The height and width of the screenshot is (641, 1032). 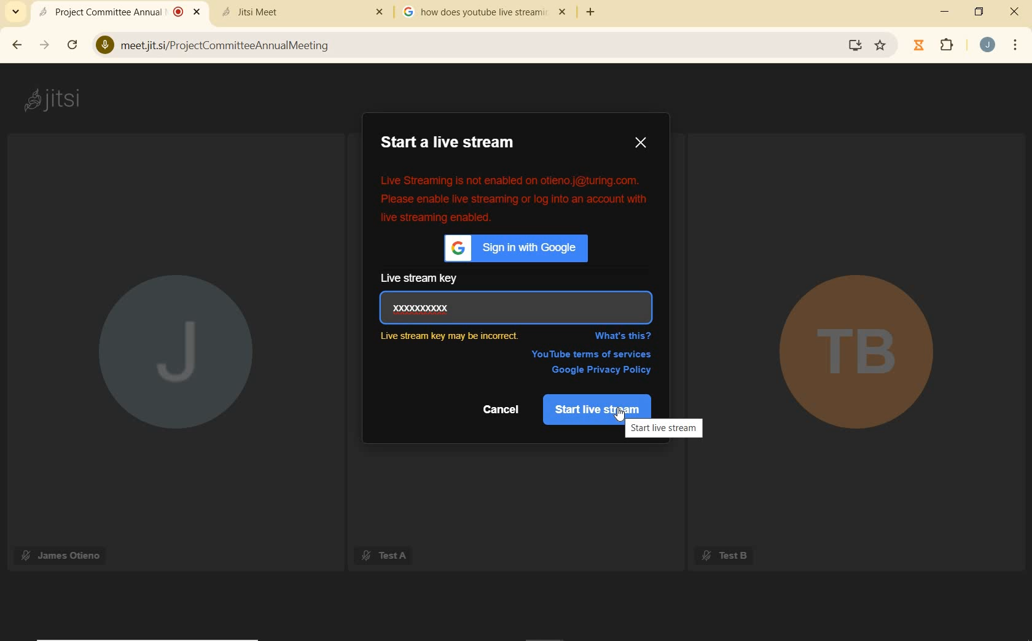 What do you see at coordinates (16, 12) in the screenshot?
I see `search tabs` at bounding box center [16, 12].